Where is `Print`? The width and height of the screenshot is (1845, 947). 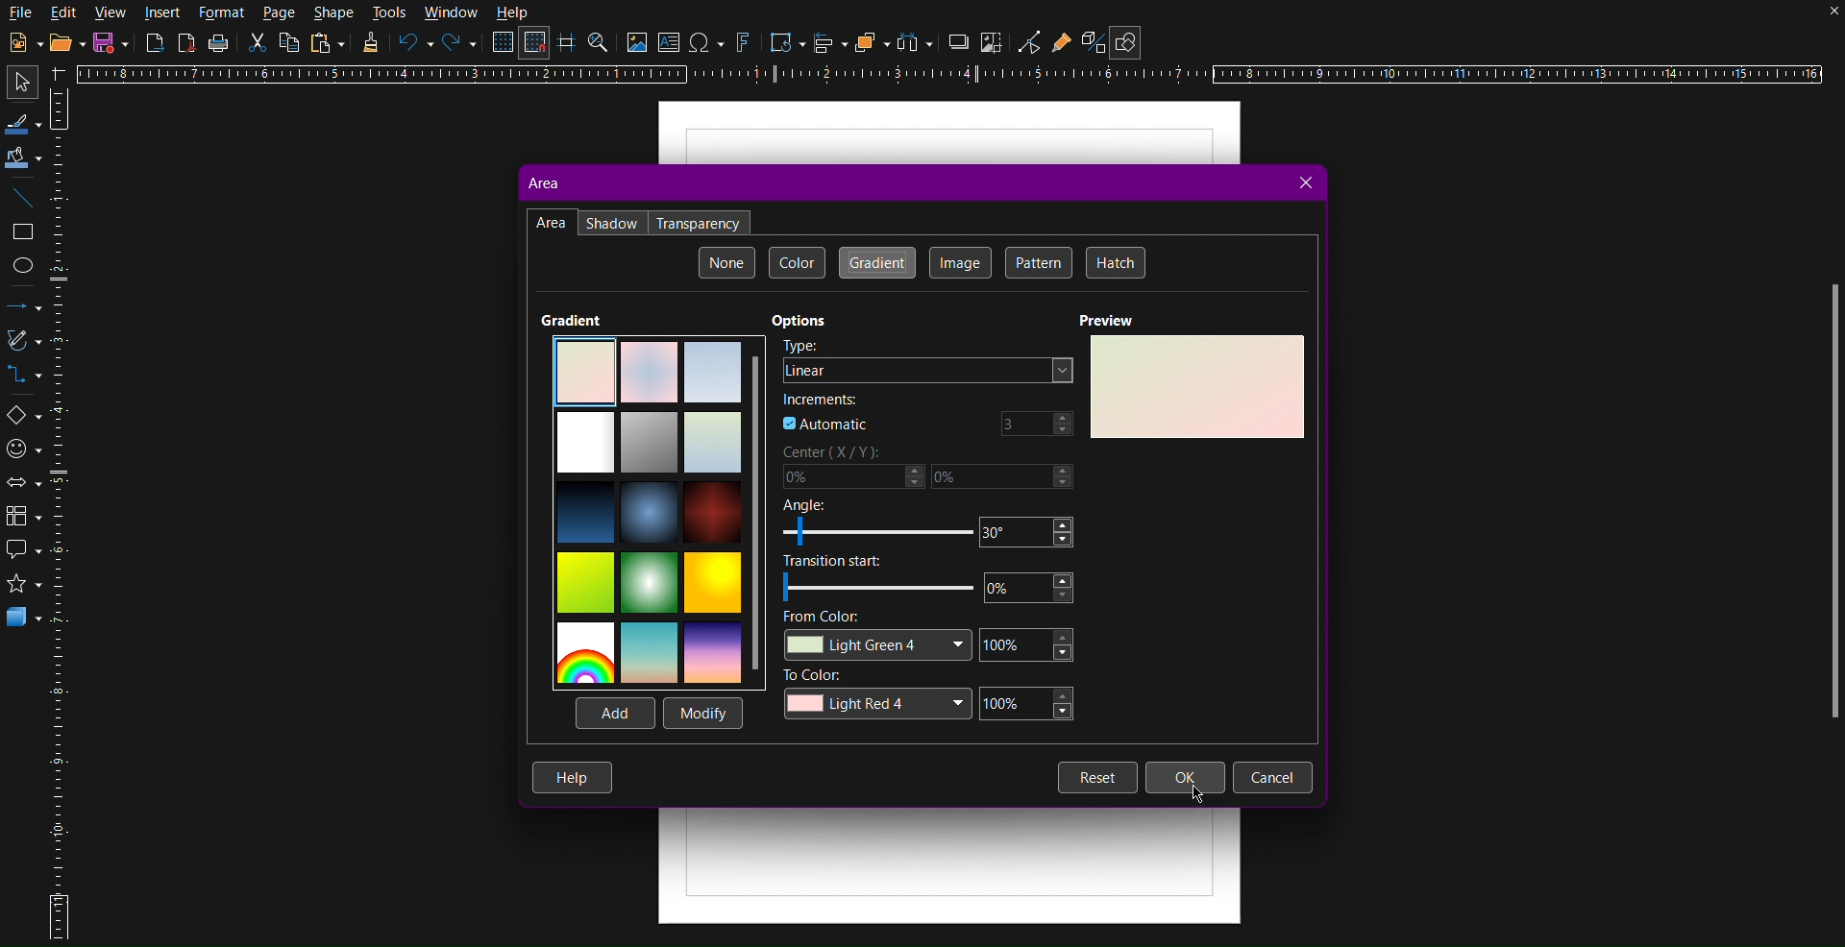
Print is located at coordinates (218, 46).